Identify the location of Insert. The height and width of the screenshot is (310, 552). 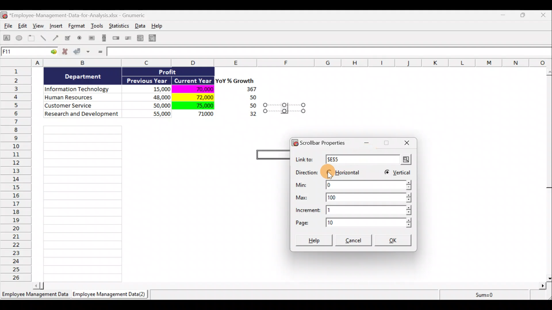
(56, 27).